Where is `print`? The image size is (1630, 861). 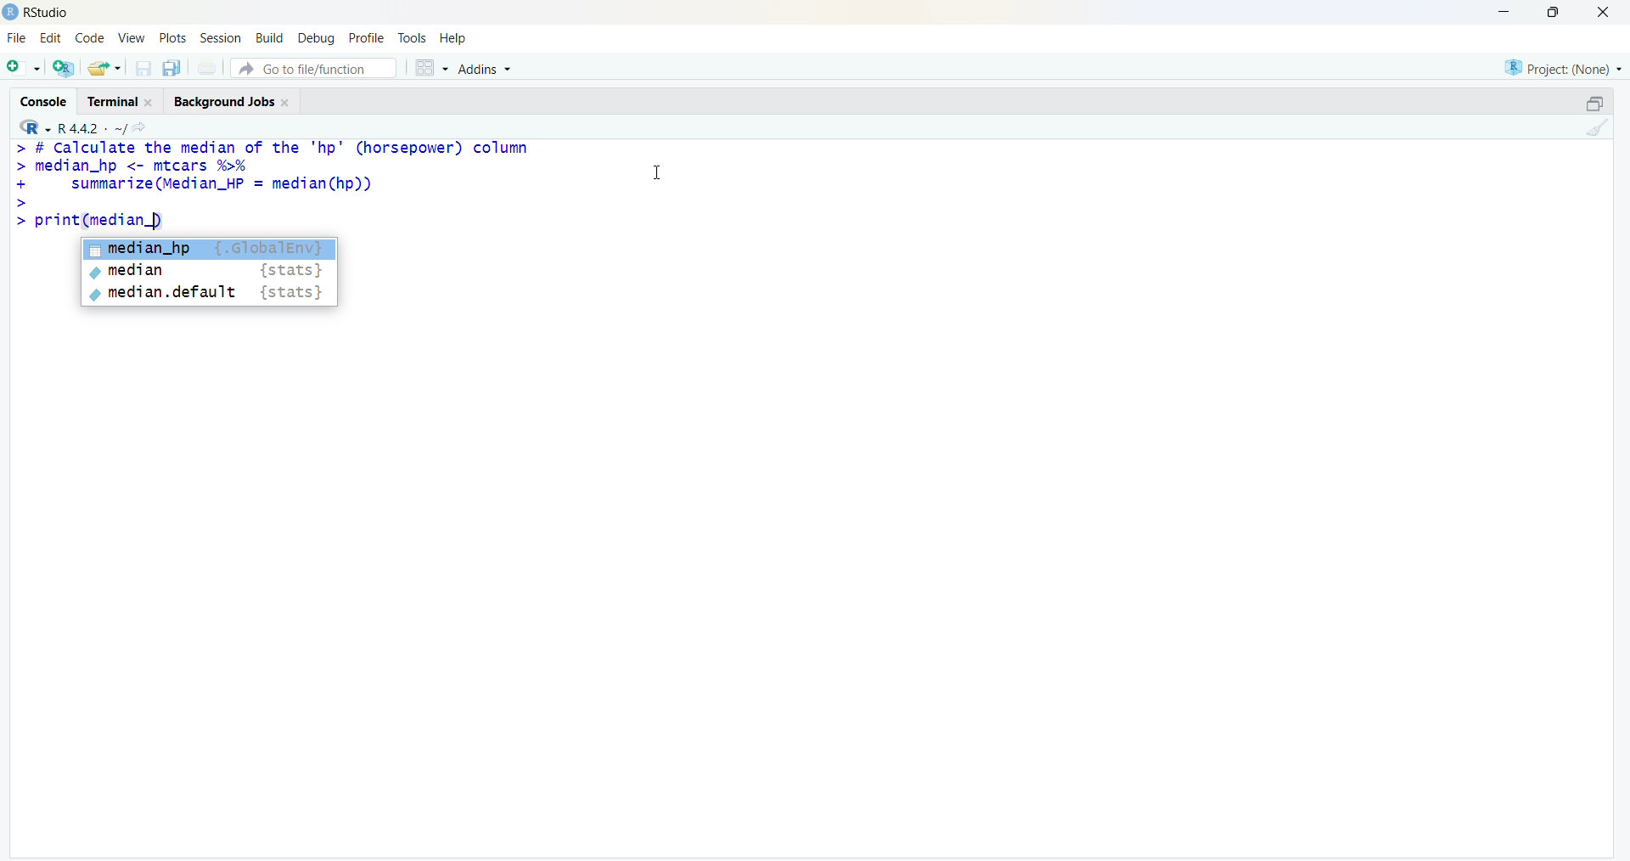
print is located at coordinates (207, 68).